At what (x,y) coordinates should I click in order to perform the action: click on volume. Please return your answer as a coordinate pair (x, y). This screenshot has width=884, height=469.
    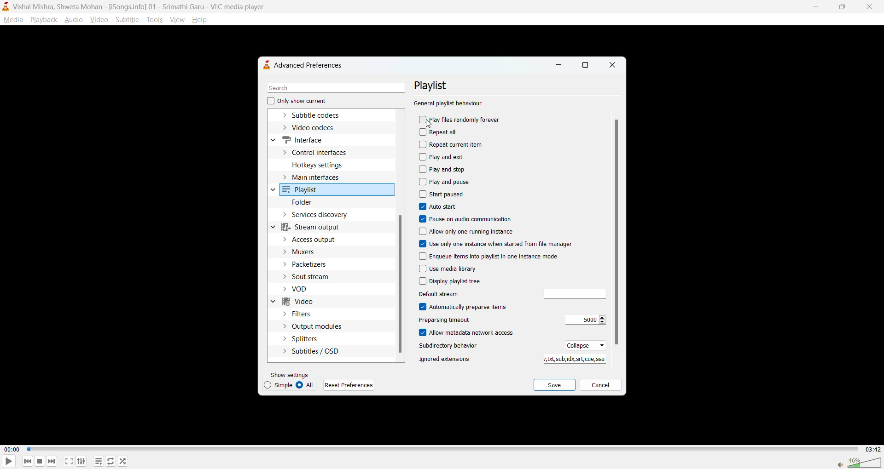
    Looking at the image, I should click on (859, 461).